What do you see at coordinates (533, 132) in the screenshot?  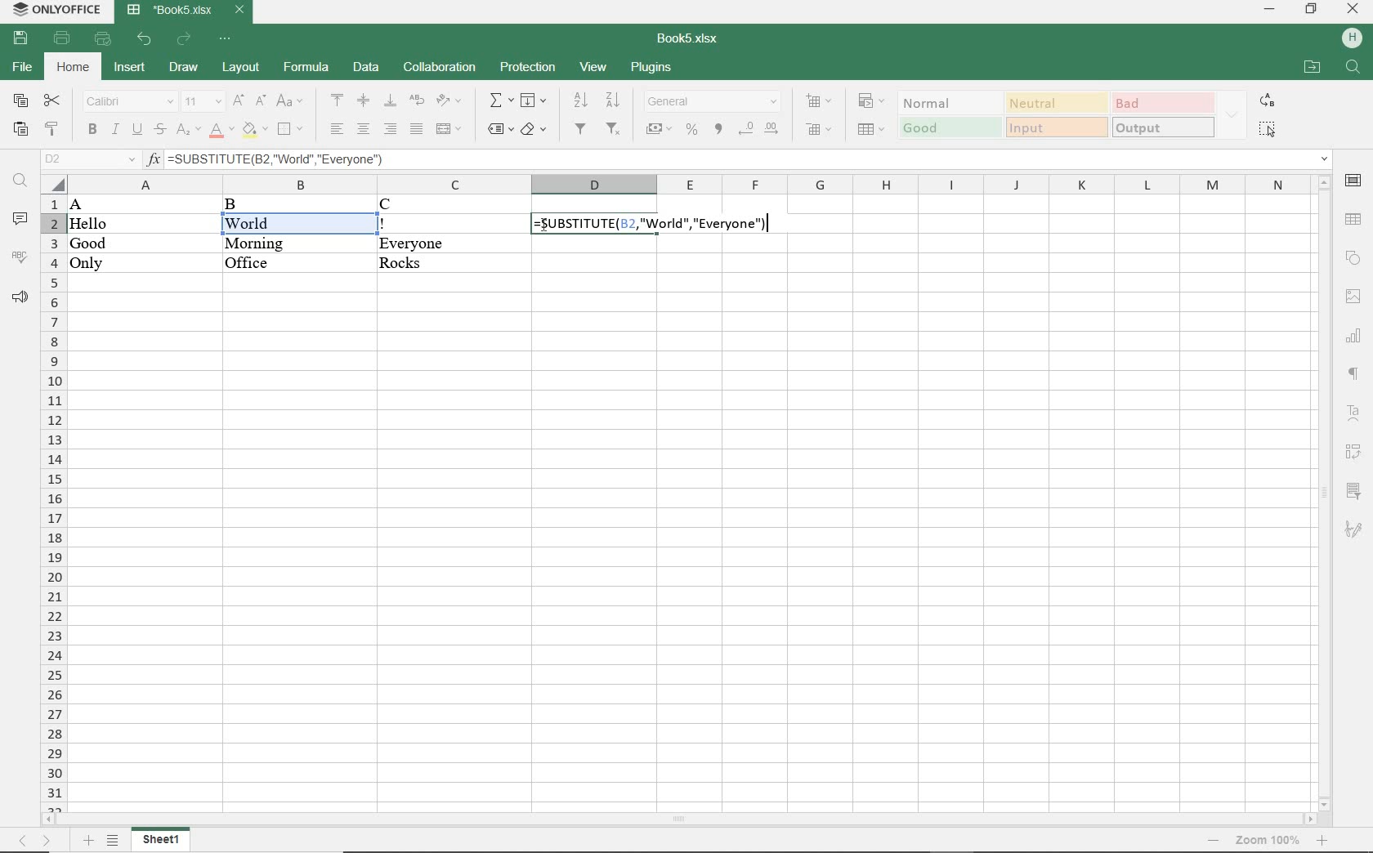 I see `shading` at bounding box center [533, 132].